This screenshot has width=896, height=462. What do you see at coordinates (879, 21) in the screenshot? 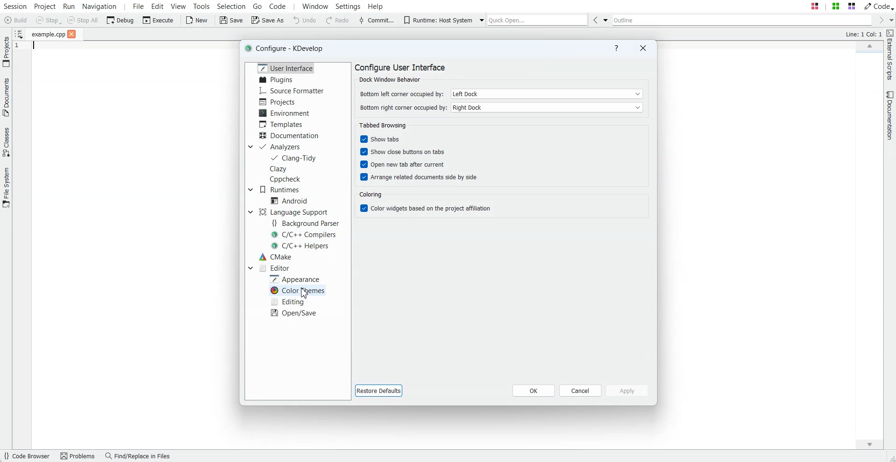
I see `Go Forward` at bounding box center [879, 21].